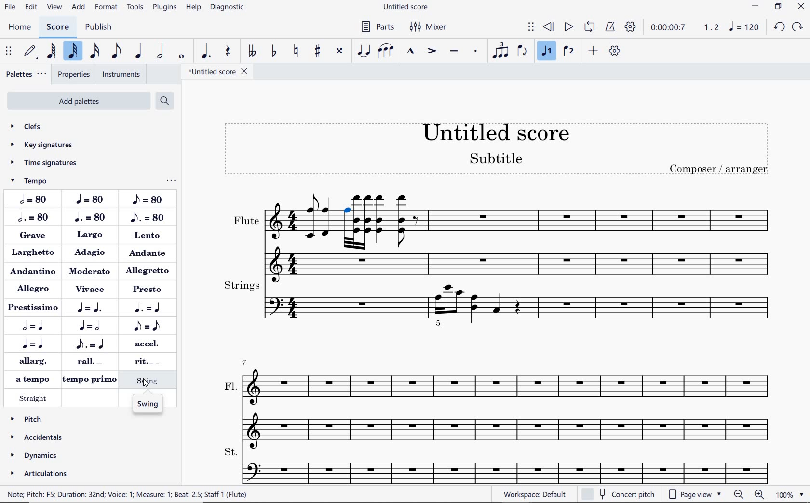 Image resolution: width=810 pixels, height=503 pixels. What do you see at coordinates (523, 52) in the screenshot?
I see `FLIP DIRECTION` at bounding box center [523, 52].